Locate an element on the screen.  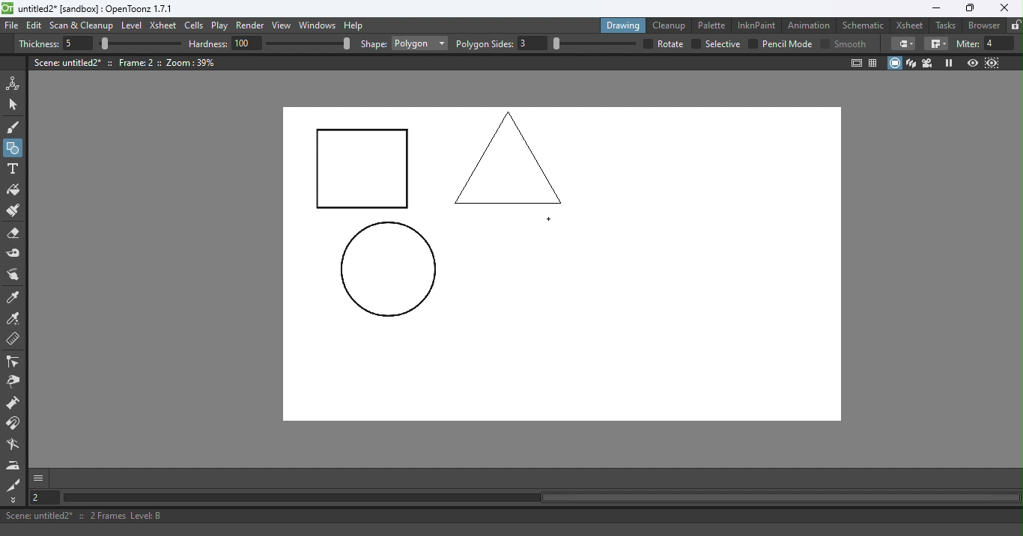
checkbox is located at coordinates (753, 43).